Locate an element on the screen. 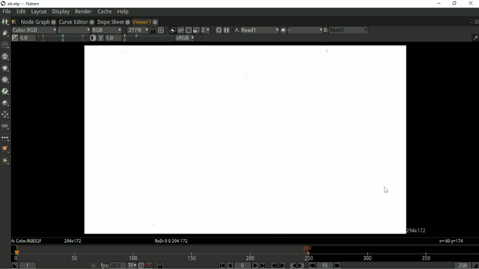 The height and width of the screenshot is (269, 479). close is located at coordinates (156, 22).